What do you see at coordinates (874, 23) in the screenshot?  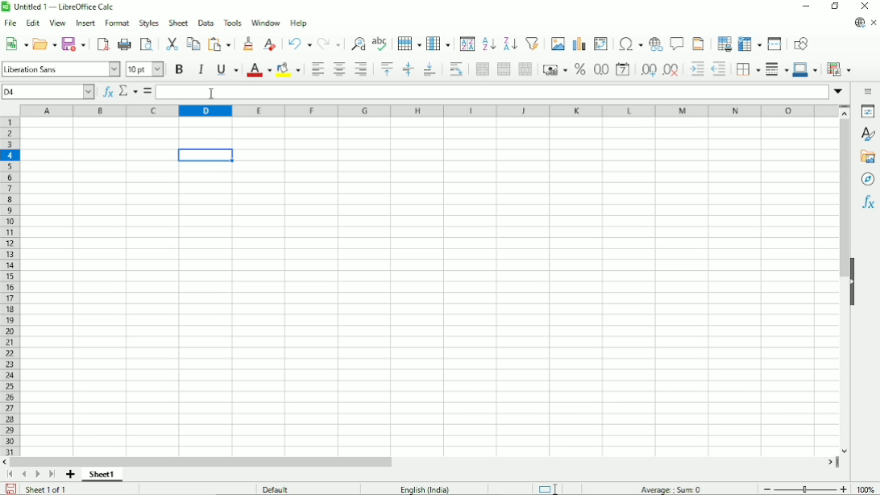 I see `Close document` at bounding box center [874, 23].